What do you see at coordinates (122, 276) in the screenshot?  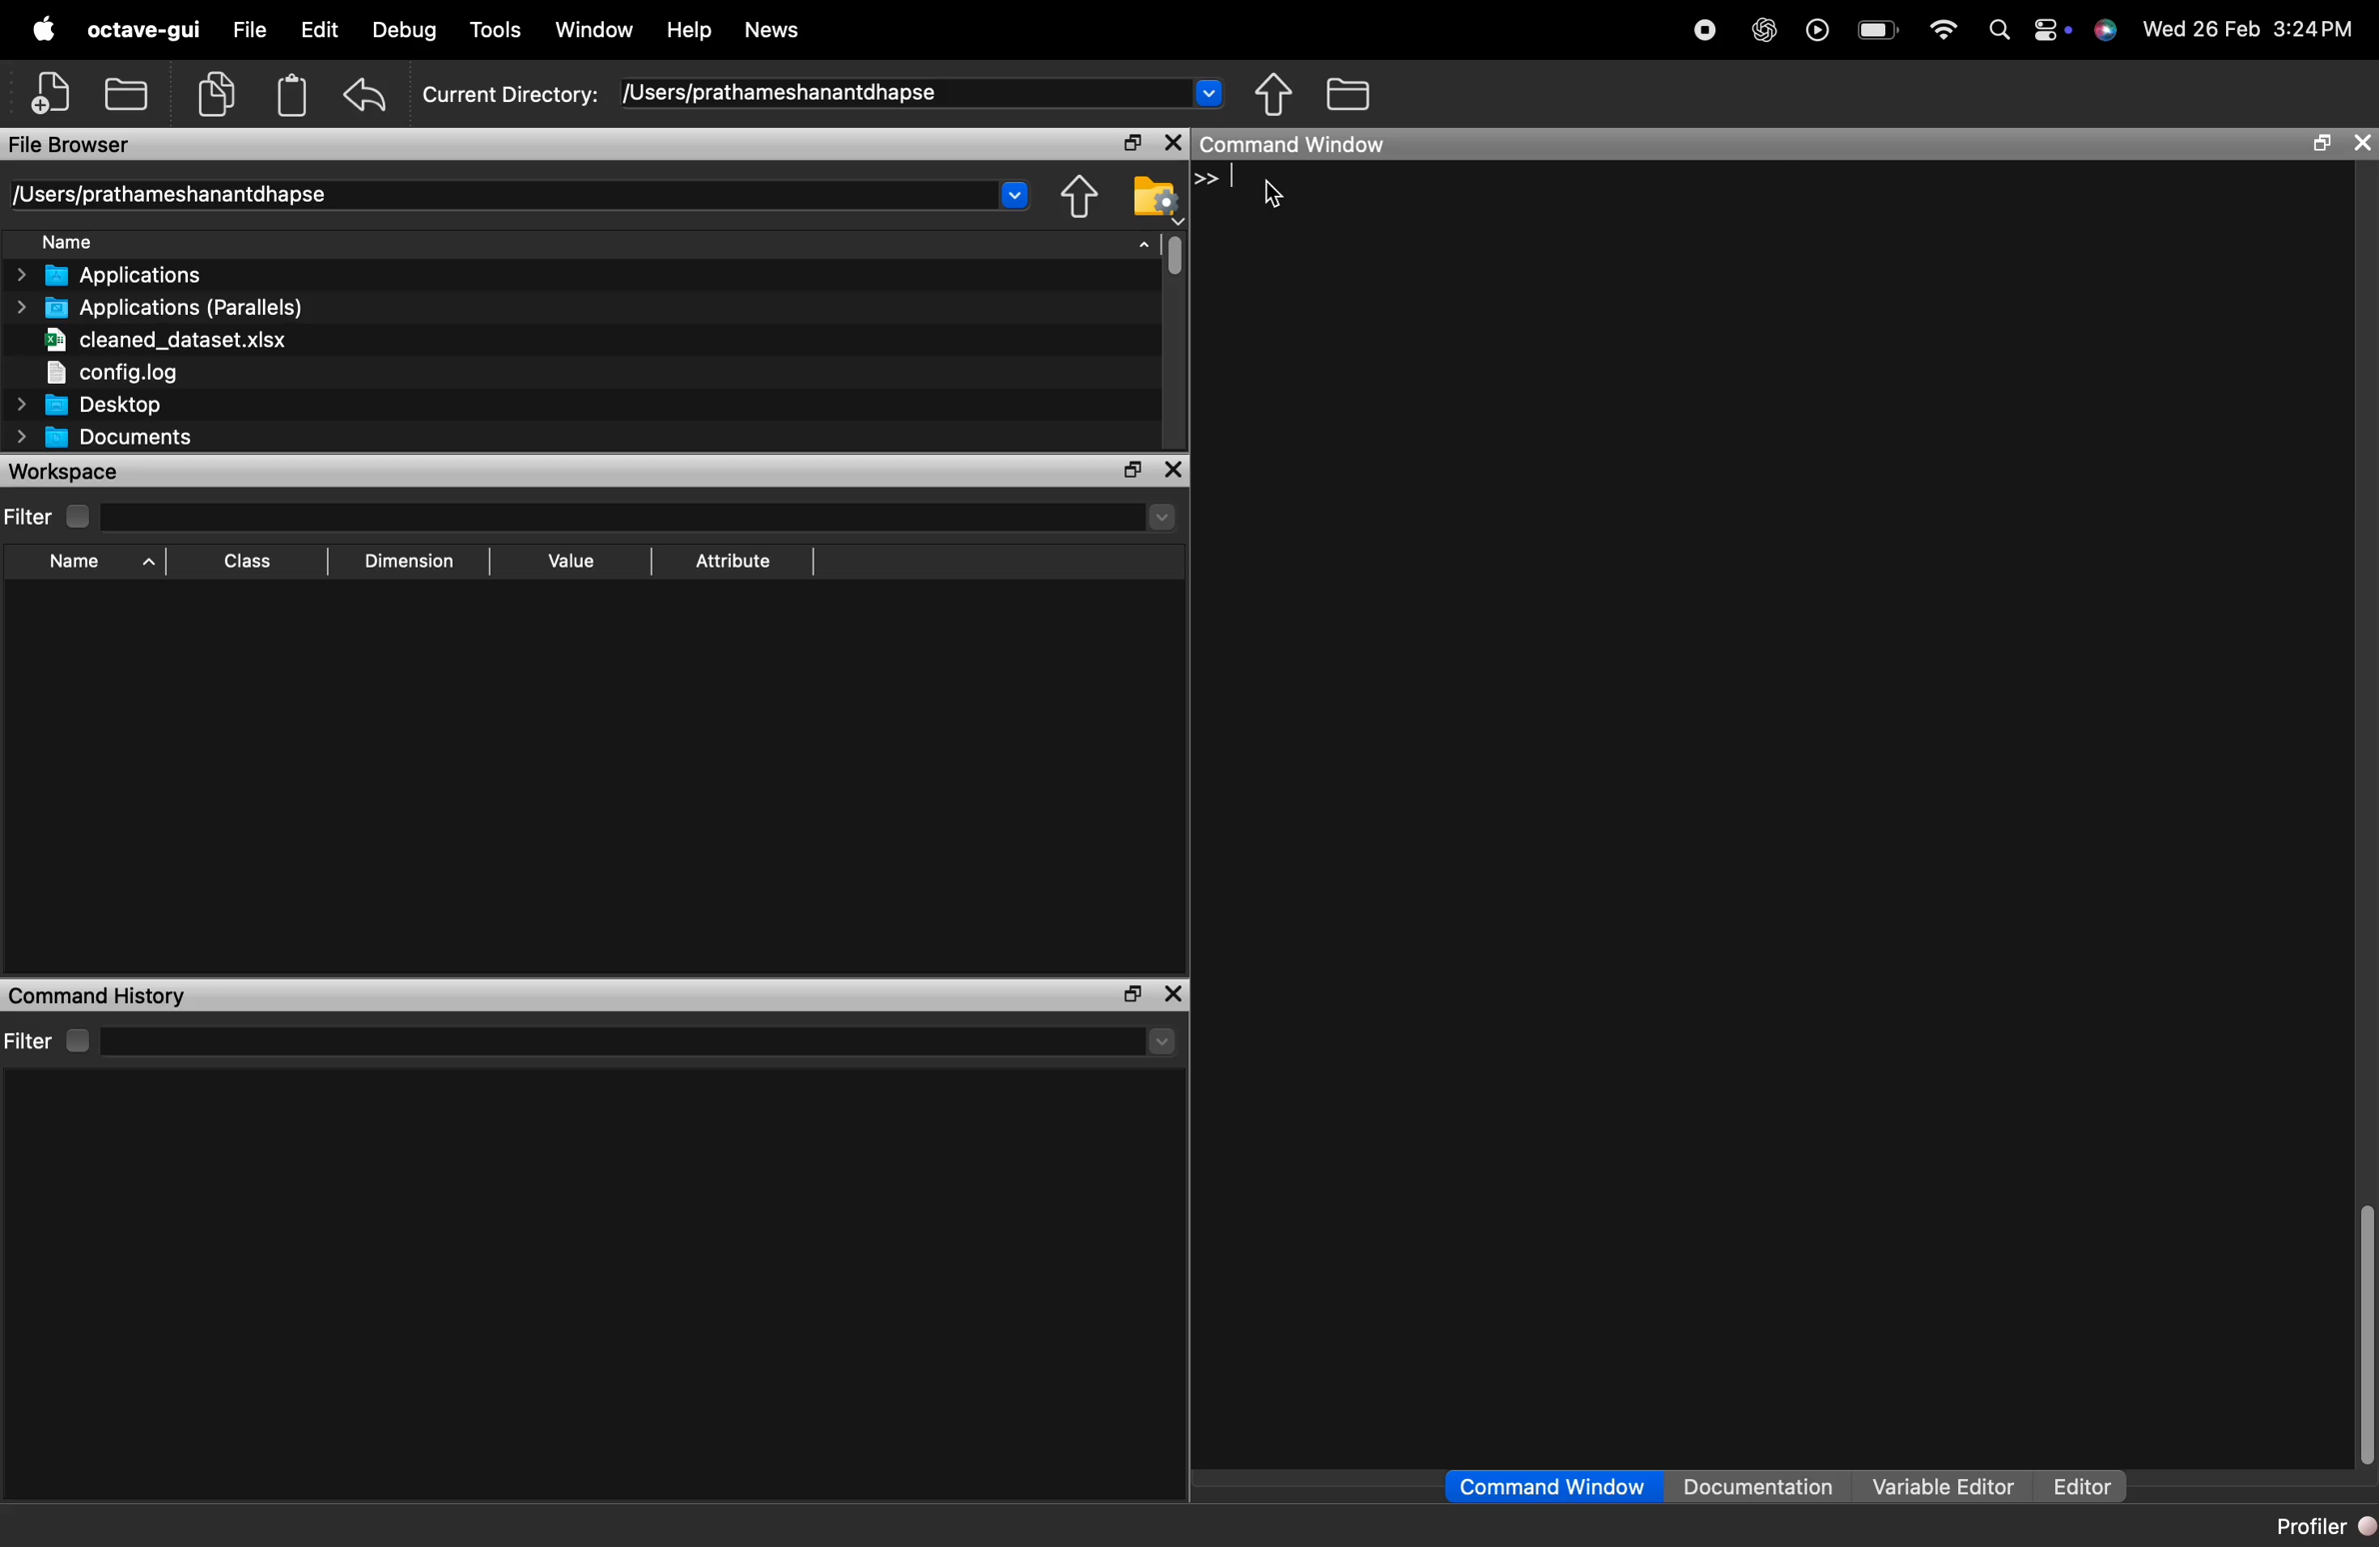 I see `Applications` at bounding box center [122, 276].